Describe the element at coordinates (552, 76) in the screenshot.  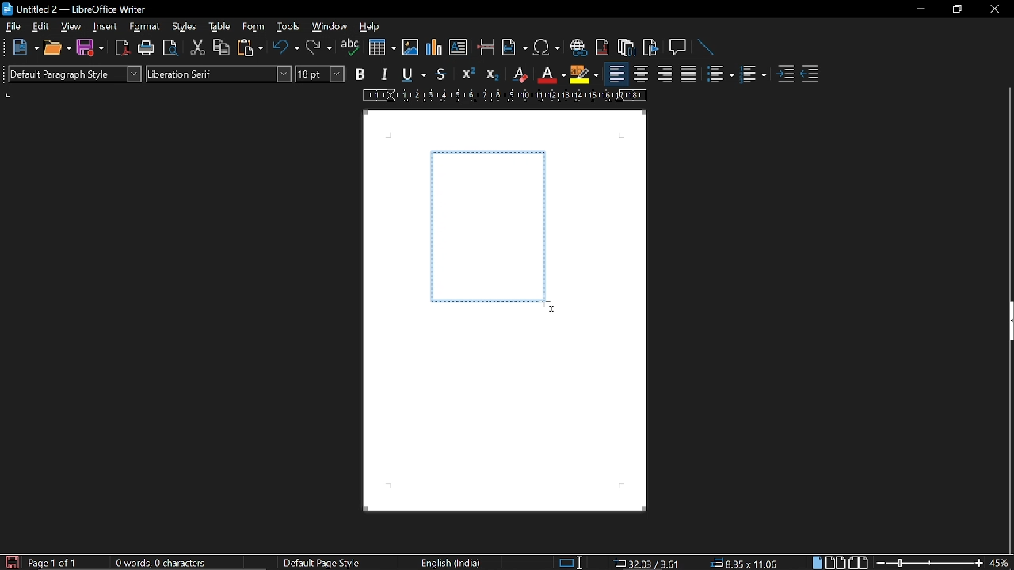
I see `font color` at that location.